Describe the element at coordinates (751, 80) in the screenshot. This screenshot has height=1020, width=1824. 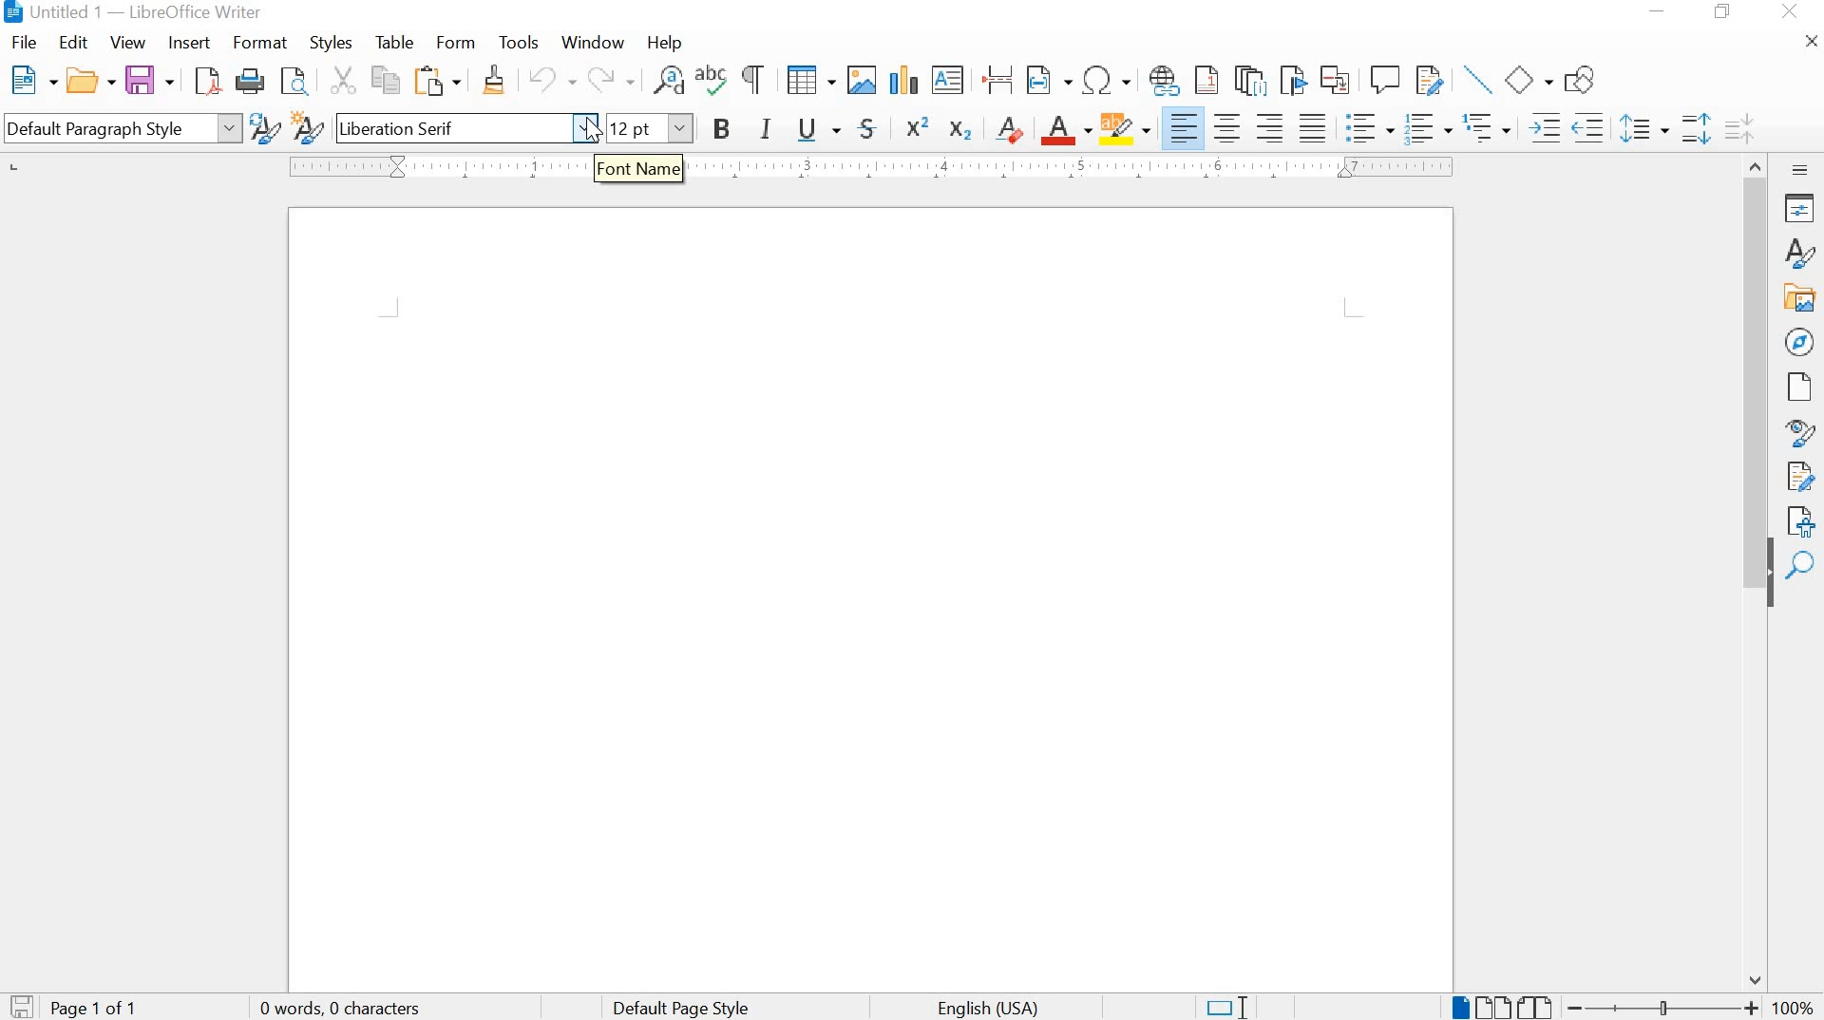
I see `TOGGLE FORMATTING MARKS` at that location.